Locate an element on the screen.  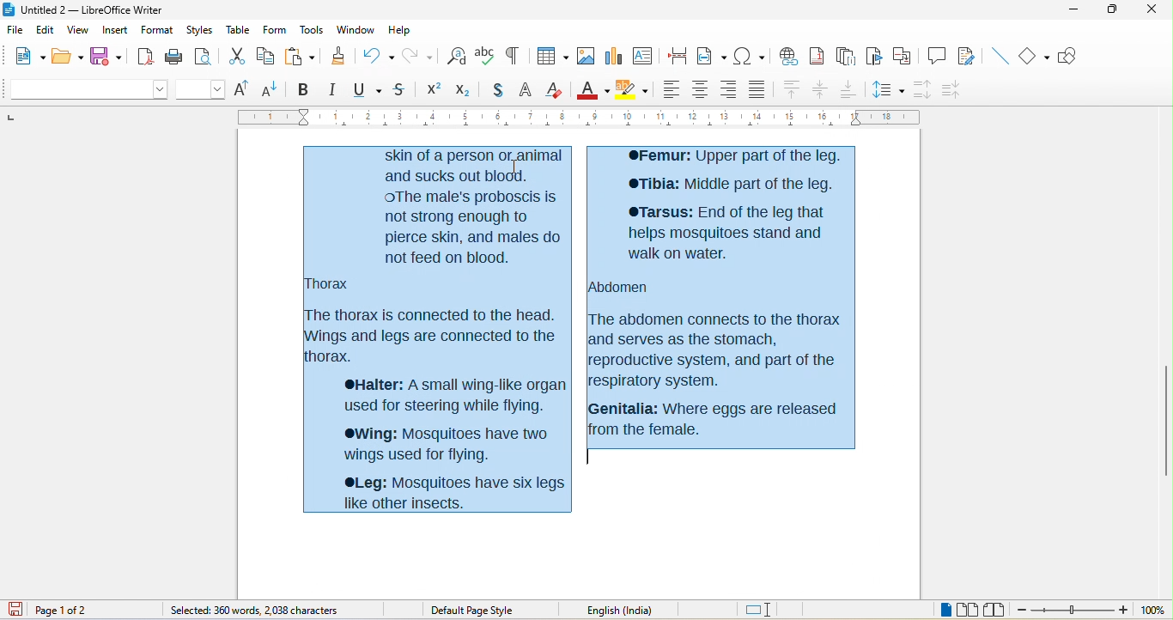
center vertically is located at coordinates (820, 89).